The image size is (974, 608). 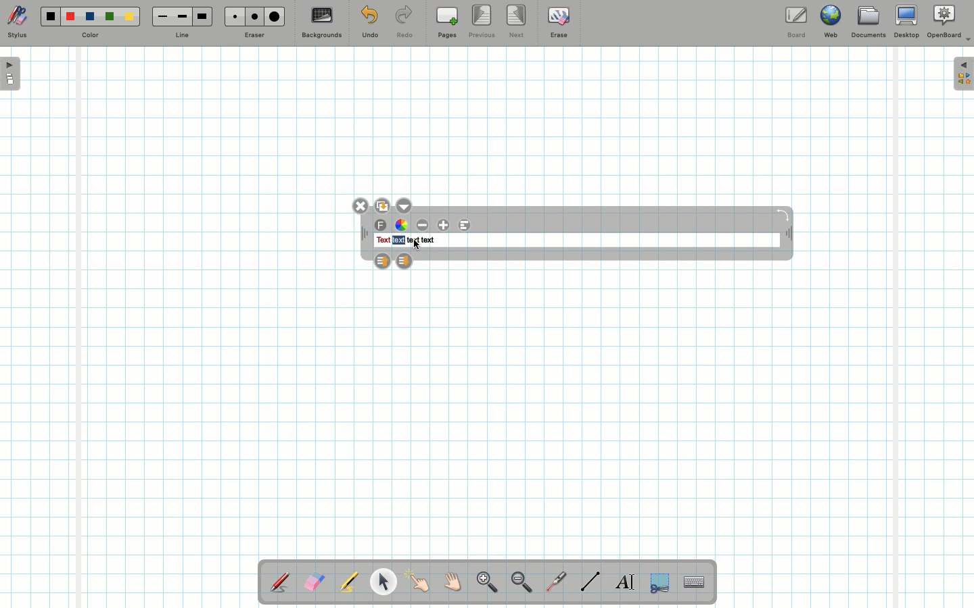 What do you see at coordinates (11, 73) in the screenshot?
I see `Open pages` at bounding box center [11, 73].